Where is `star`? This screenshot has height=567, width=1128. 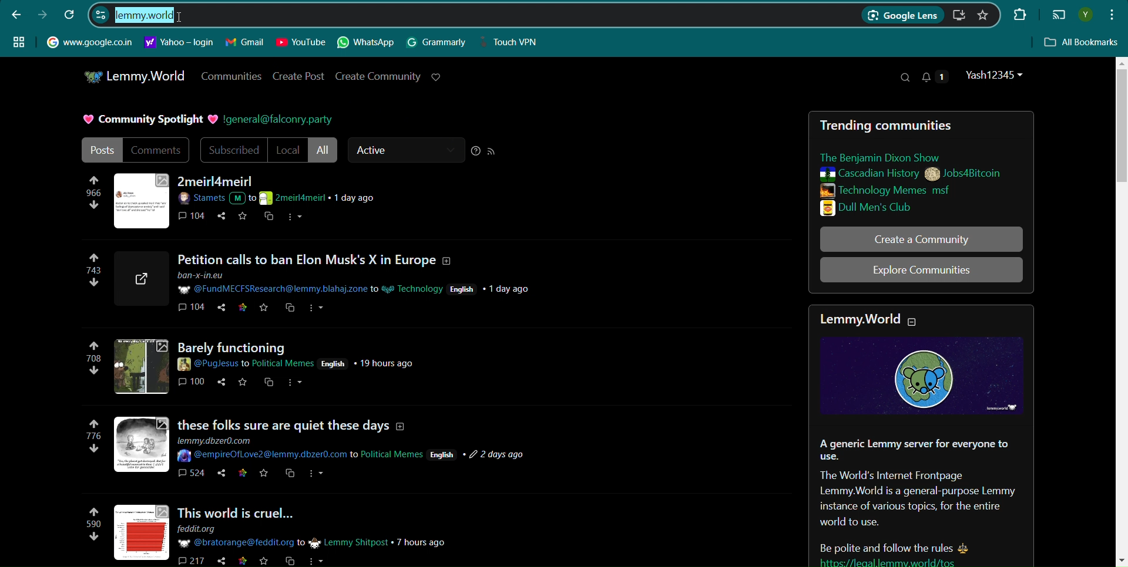
star is located at coordinates (264, 476).